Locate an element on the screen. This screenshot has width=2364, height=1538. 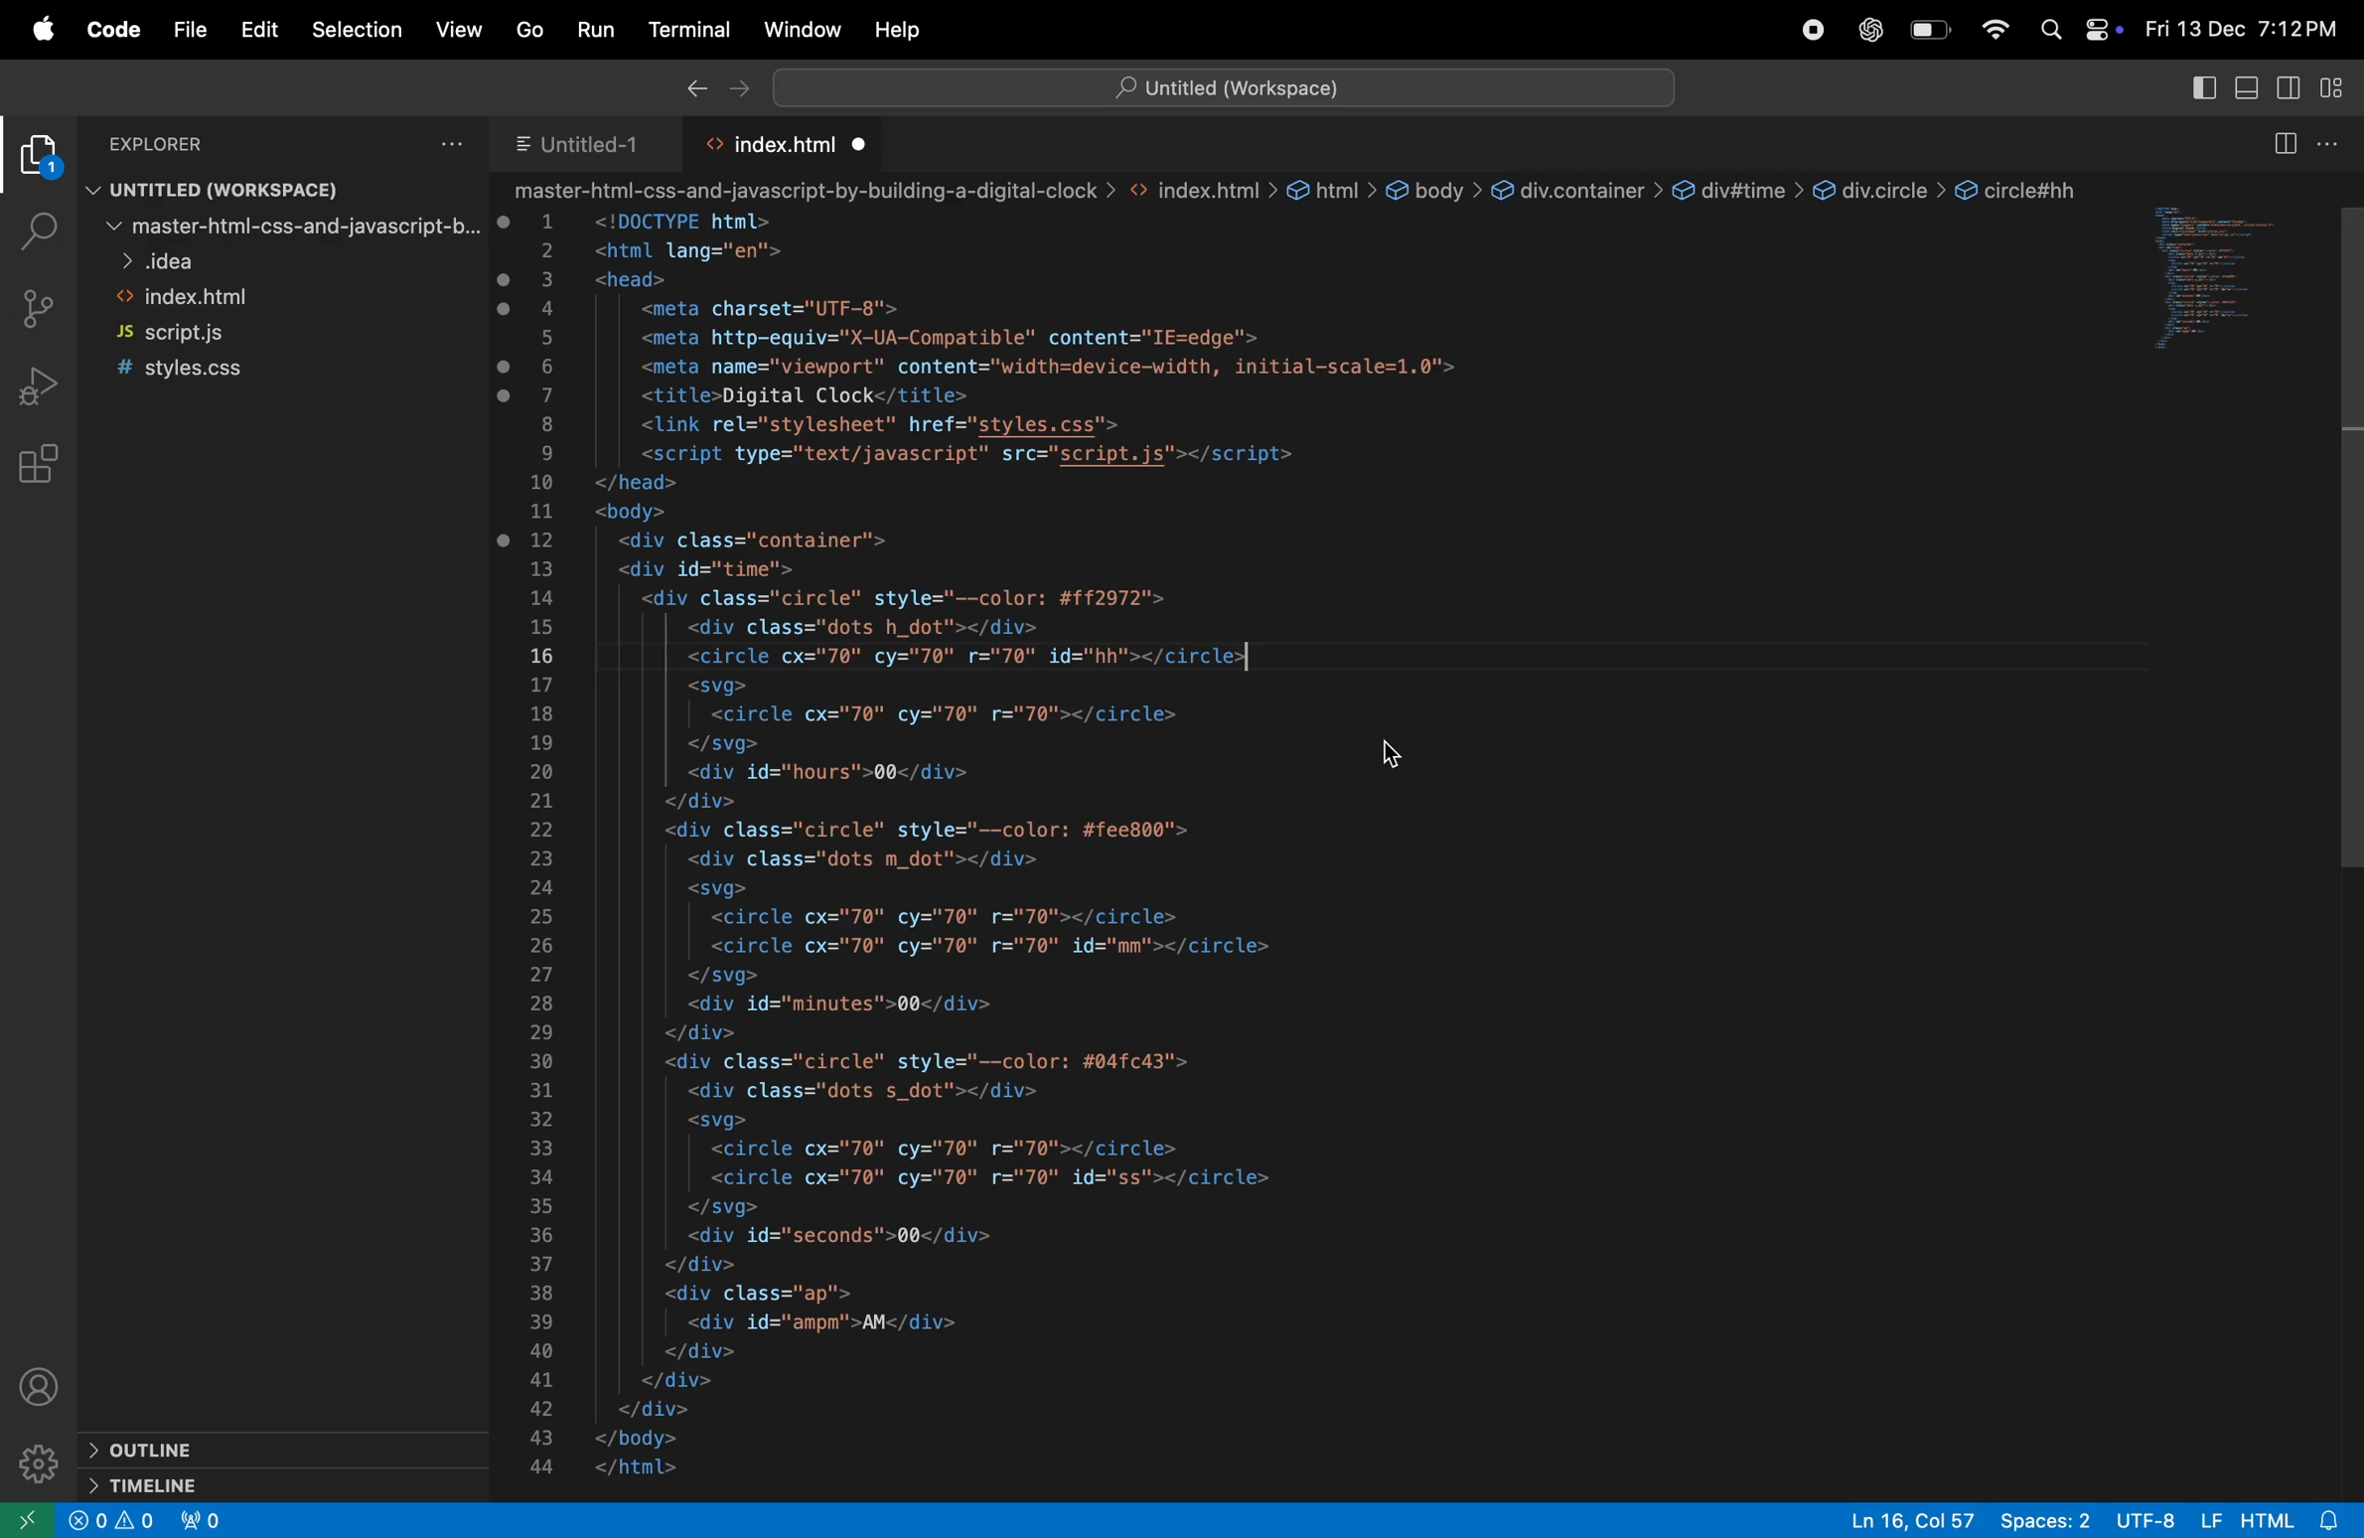
search is located at coordinates (33, 230).